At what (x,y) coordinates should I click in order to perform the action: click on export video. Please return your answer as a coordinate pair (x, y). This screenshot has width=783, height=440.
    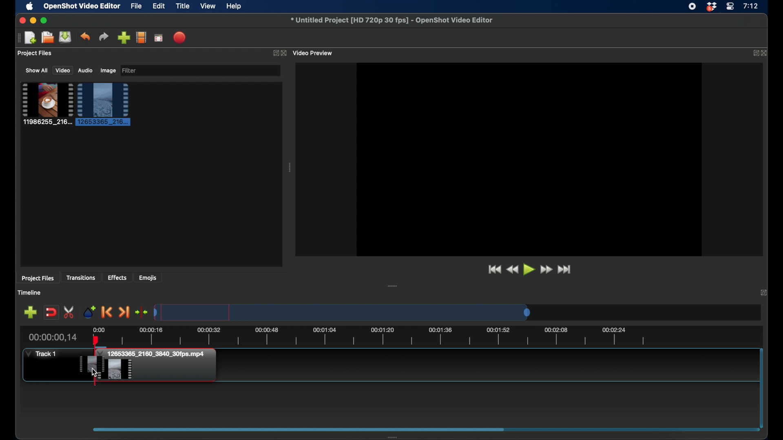
    Looking at the image, I should click on (181, 37).